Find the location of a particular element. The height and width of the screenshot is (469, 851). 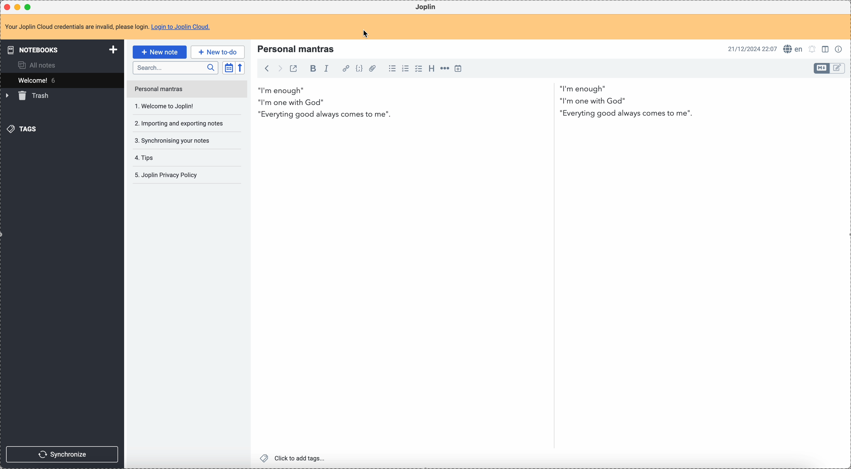

checkbox is located at coordinates (418, 69).